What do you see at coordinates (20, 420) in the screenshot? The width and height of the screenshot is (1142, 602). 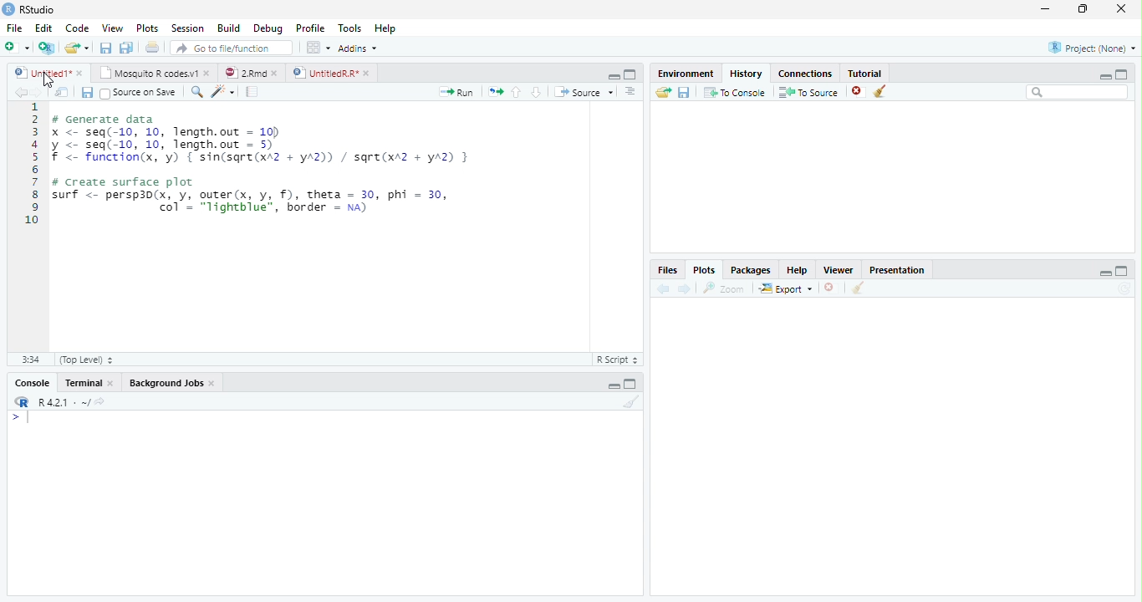 I see `New line` at bounding box center [20, 420].